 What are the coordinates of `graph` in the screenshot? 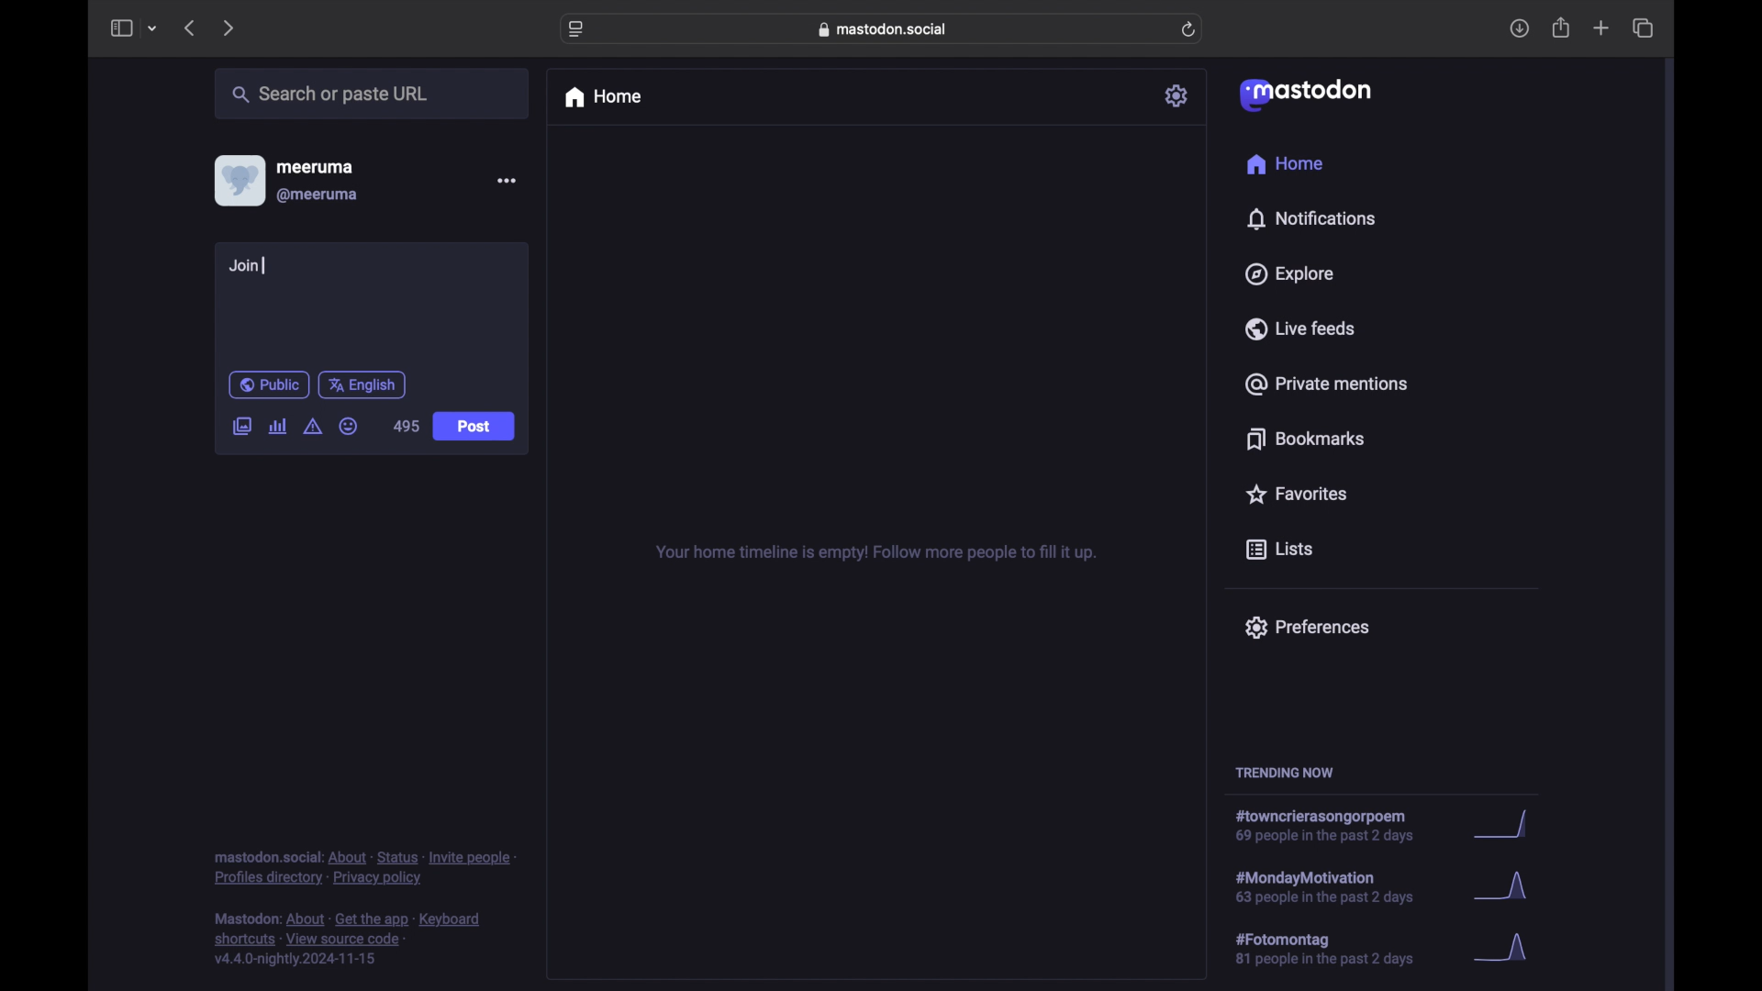 It's located at (1500, 826).